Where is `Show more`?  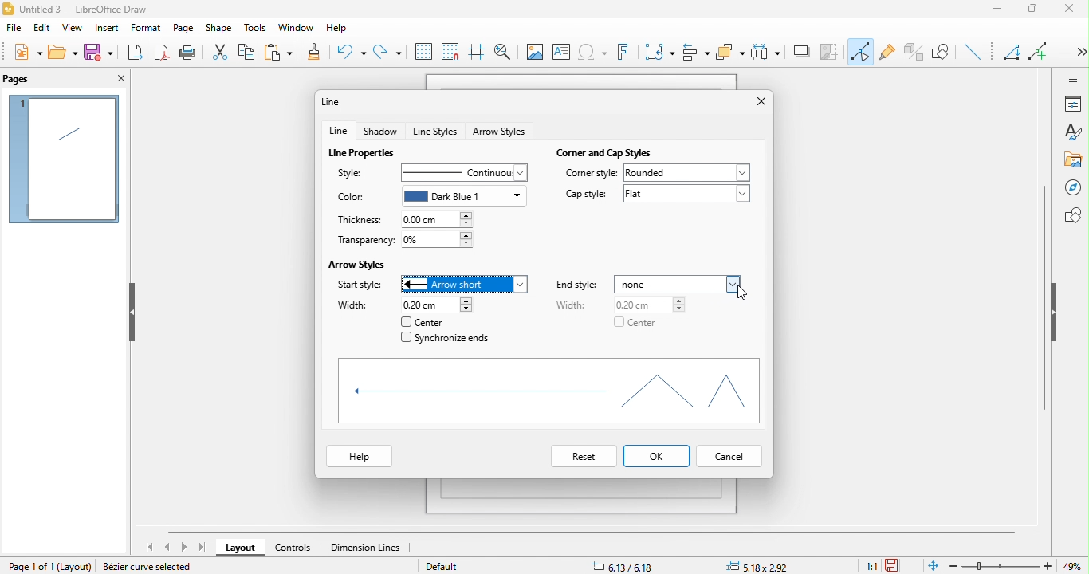
Show more is located at coordinates (1075, 46).